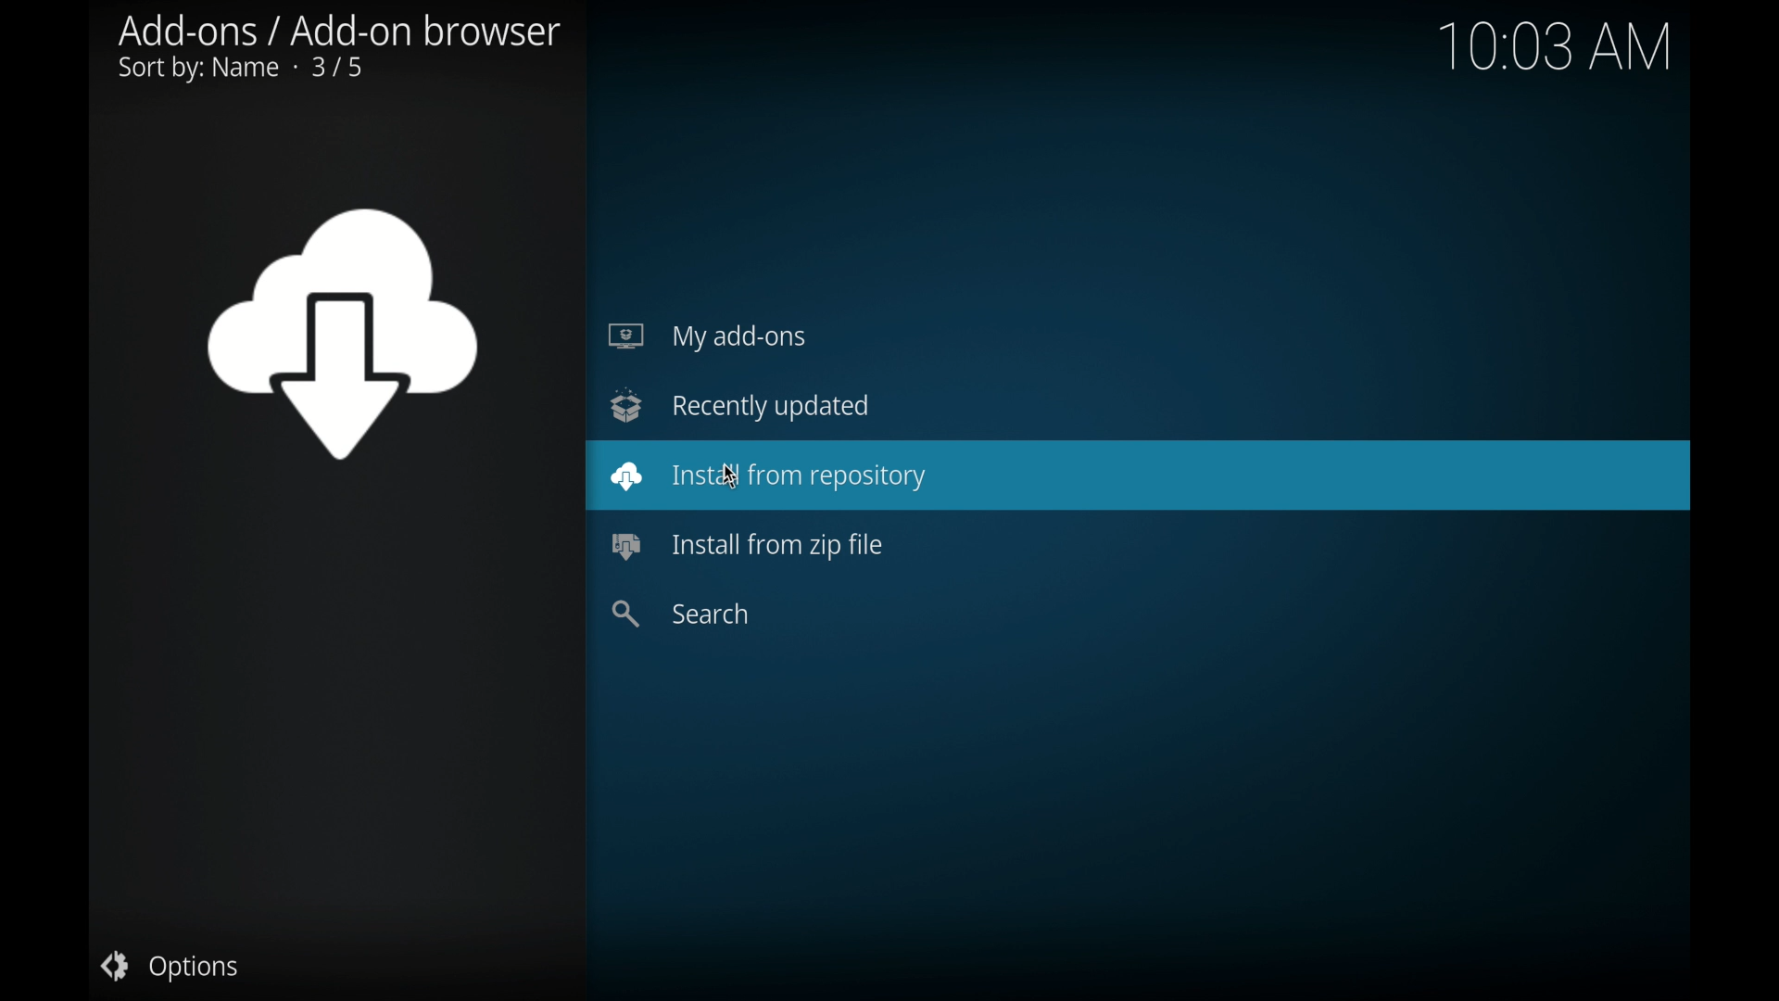 The height and width of the screenshot is (1001, 1779). What do you see at coordinates (727, 476) in the screenshot?
I see `Cursor` at bounding box center [727, 476].